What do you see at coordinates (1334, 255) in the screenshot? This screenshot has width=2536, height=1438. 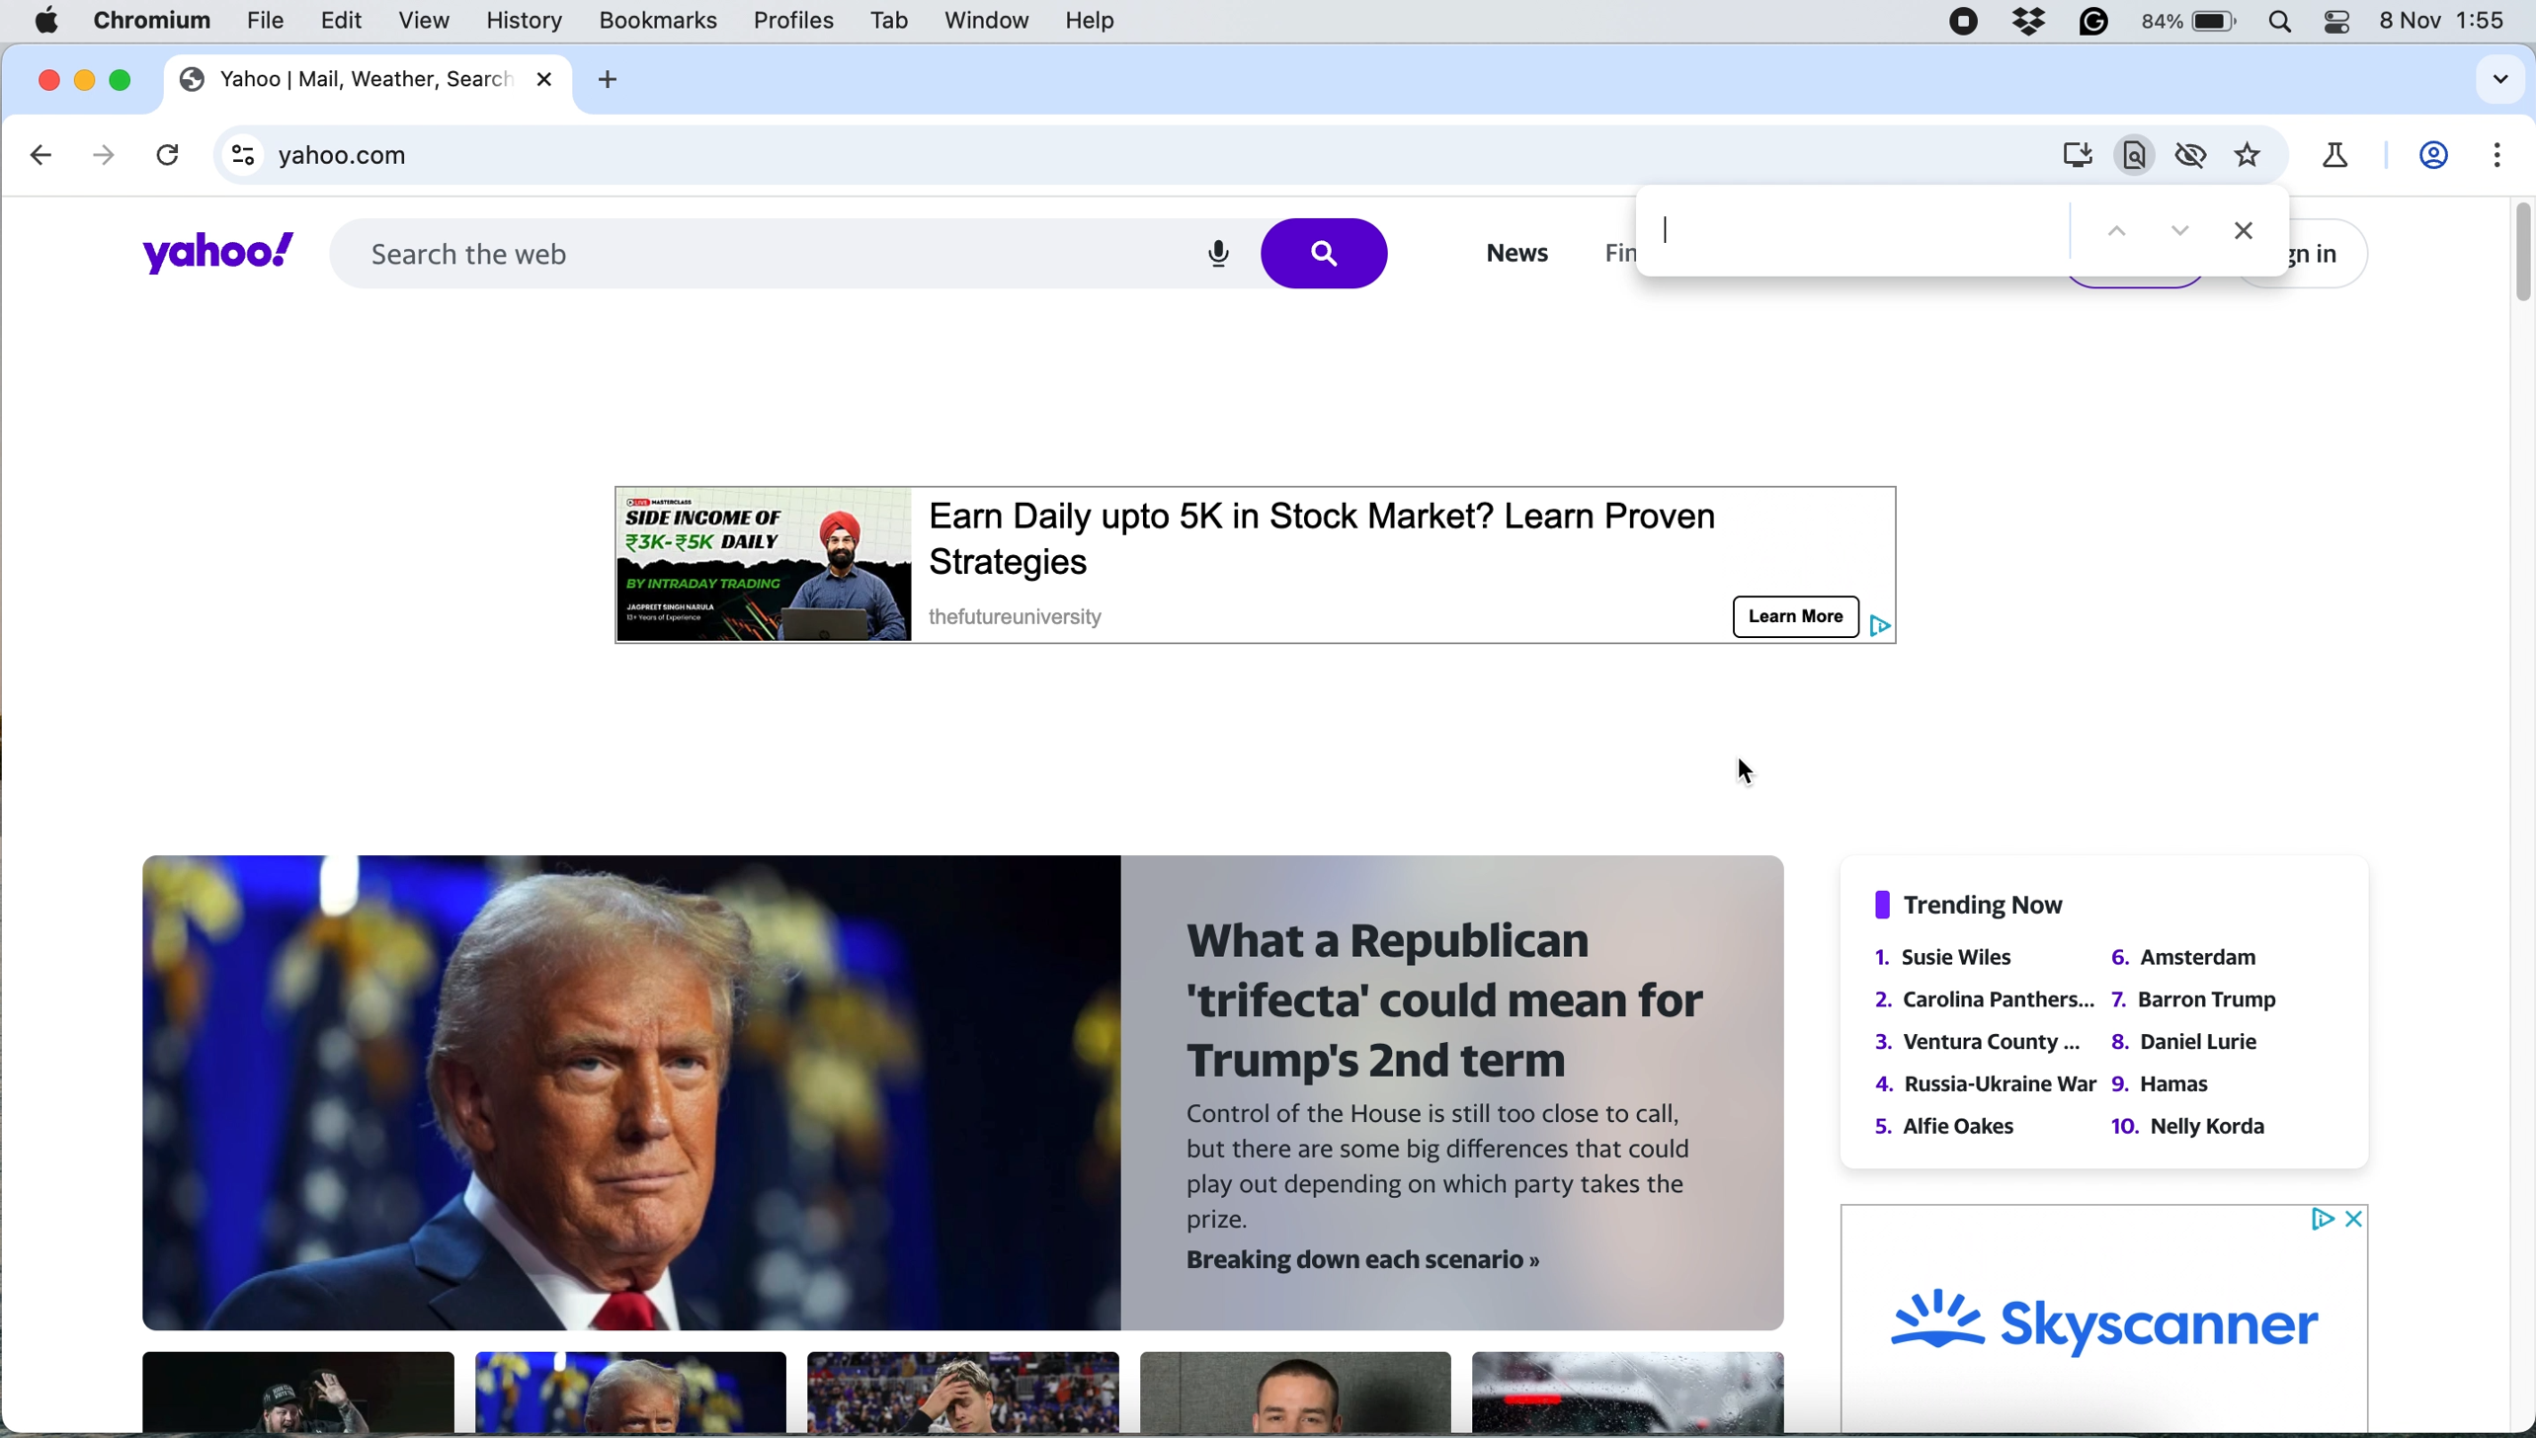 I see `search button` at bounding box center [1334, 255].